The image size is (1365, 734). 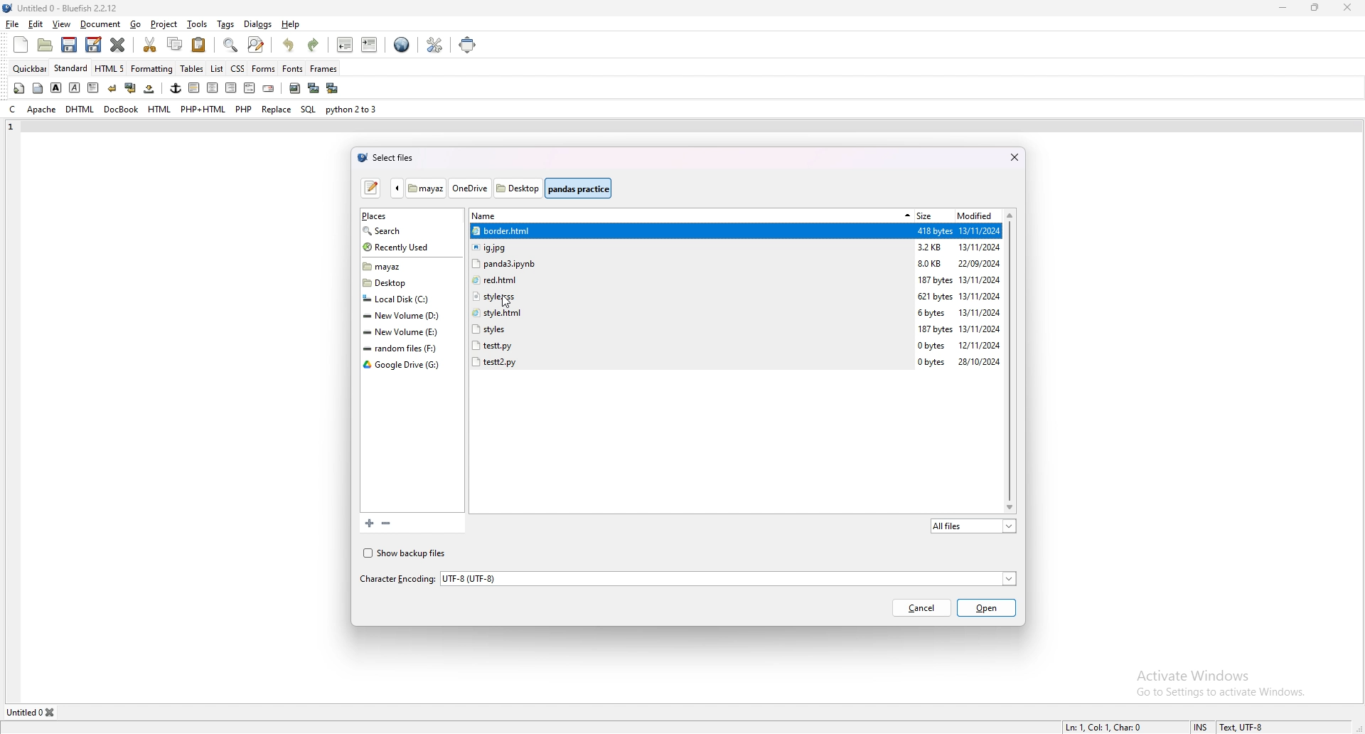 I want to click on document, so click(x=101, y=24).